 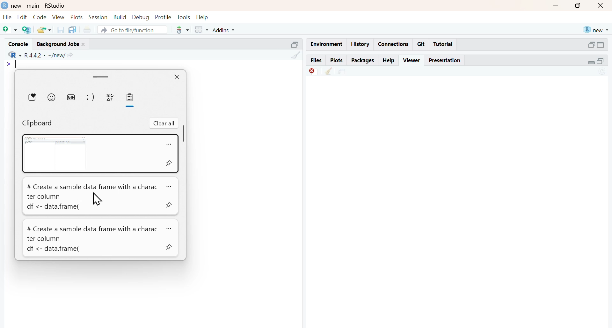 I want to click on console, so click(x=18, y=44).